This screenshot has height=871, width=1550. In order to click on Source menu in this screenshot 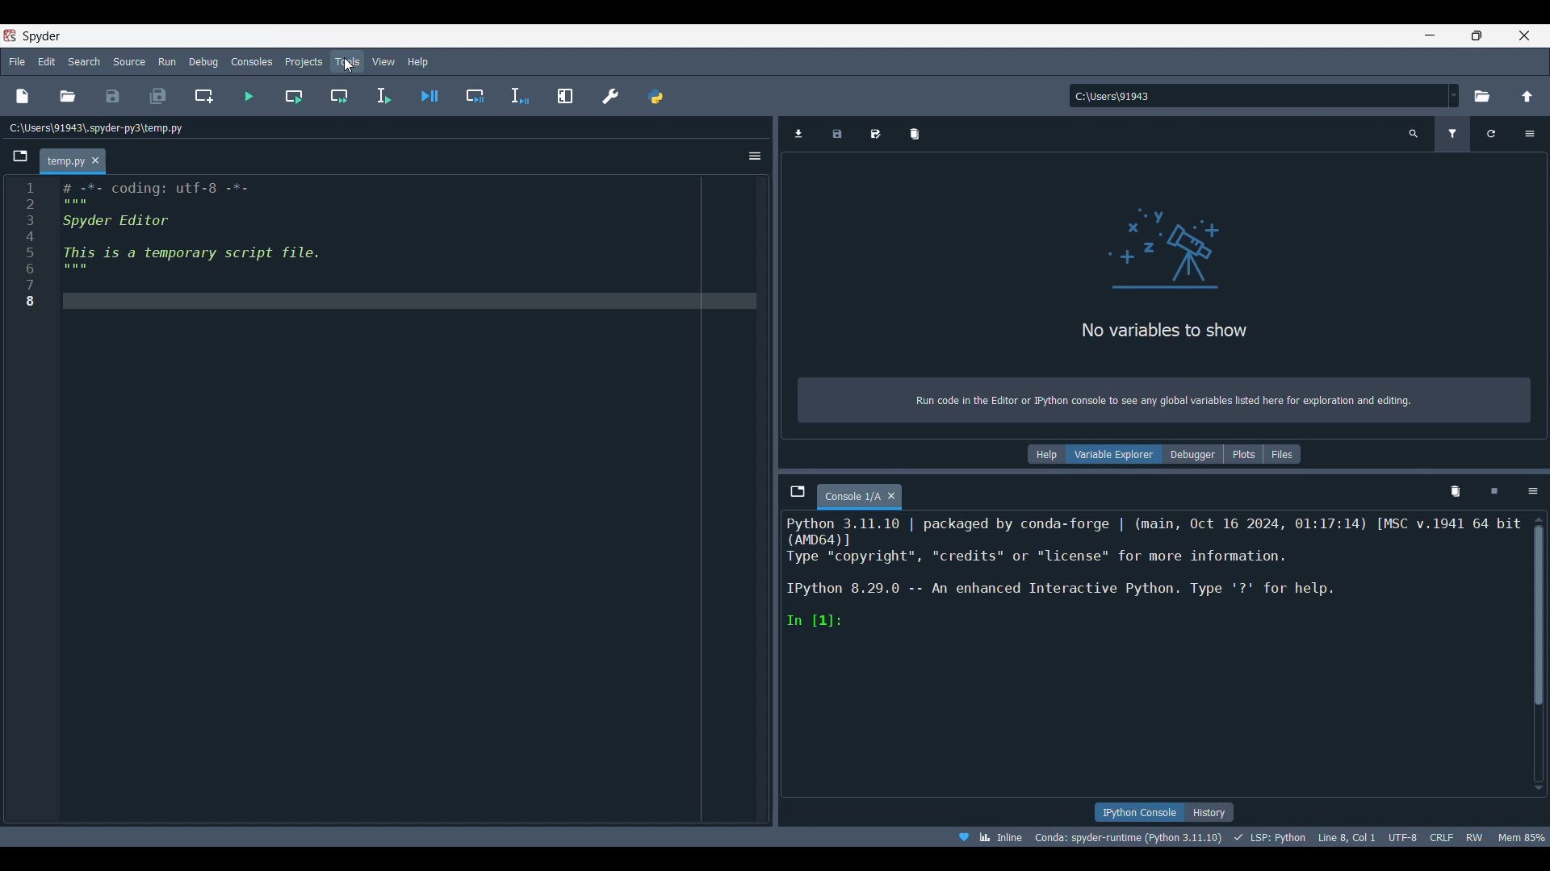, I will do `click(128, 61)`.